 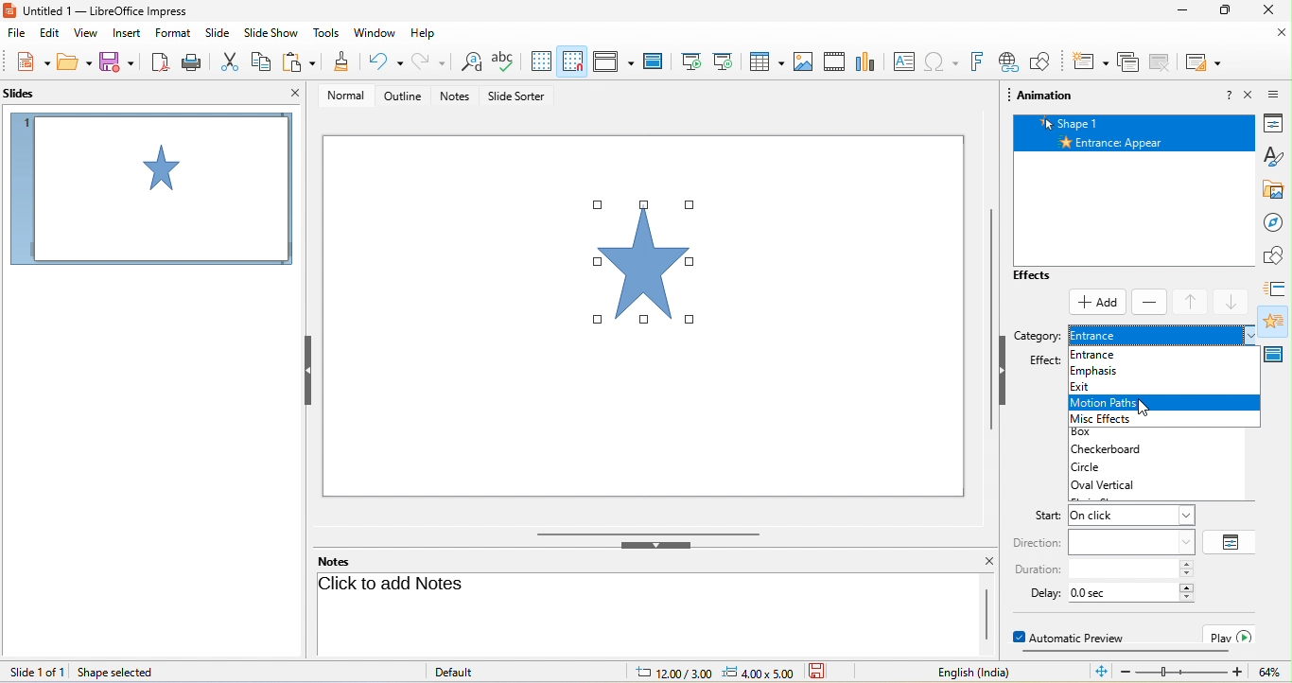 I want to click on automatic preview, so click(x=1074, y=637).